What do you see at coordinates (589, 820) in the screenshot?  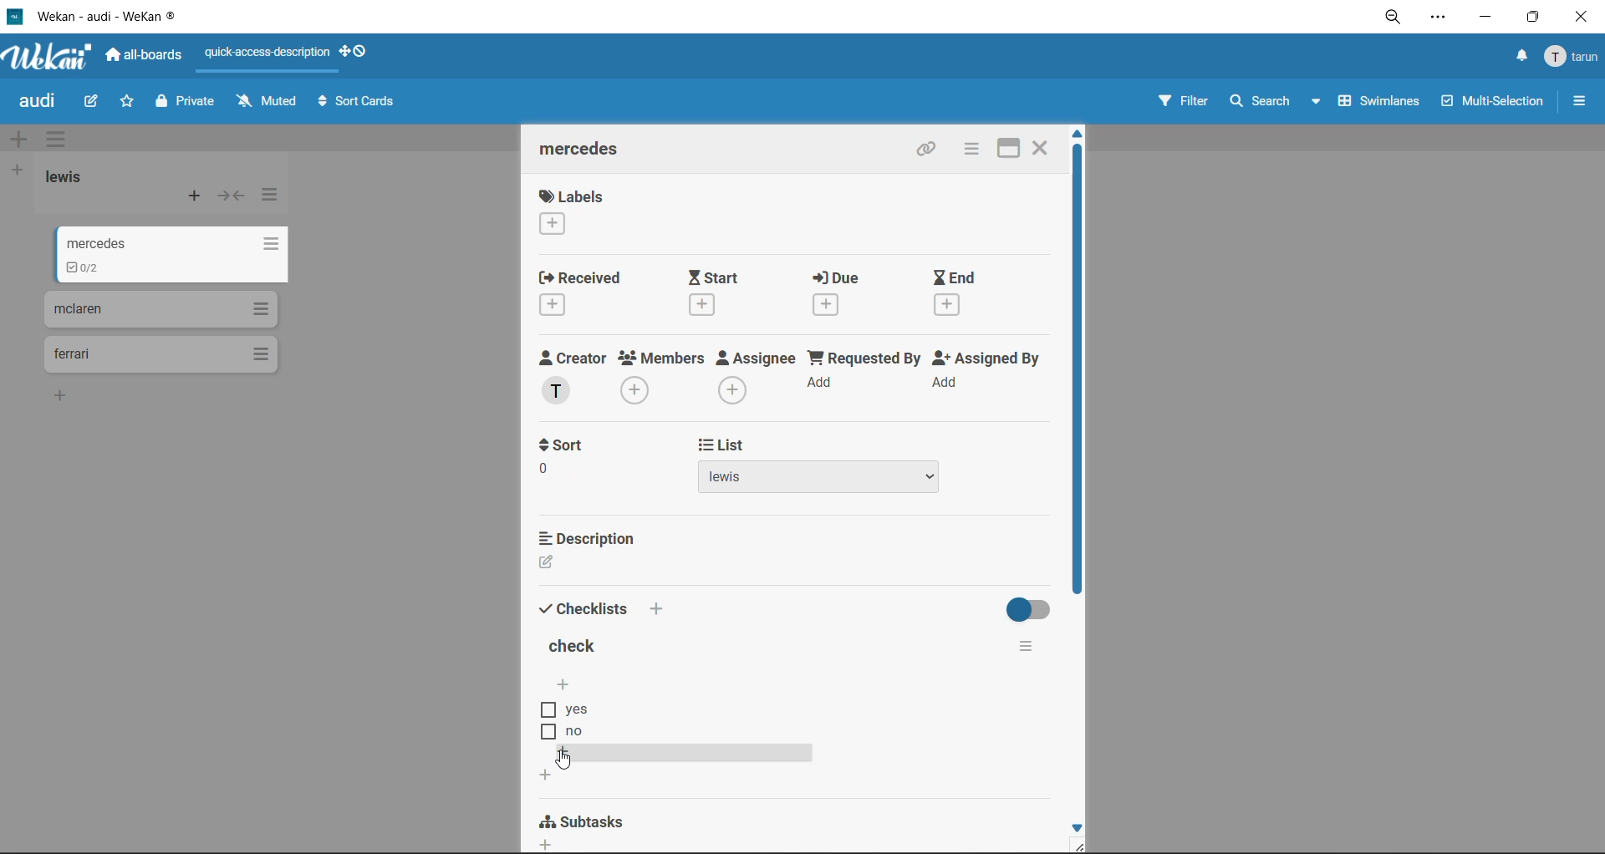 I see `subtasks` at bounding box center [589, 820].